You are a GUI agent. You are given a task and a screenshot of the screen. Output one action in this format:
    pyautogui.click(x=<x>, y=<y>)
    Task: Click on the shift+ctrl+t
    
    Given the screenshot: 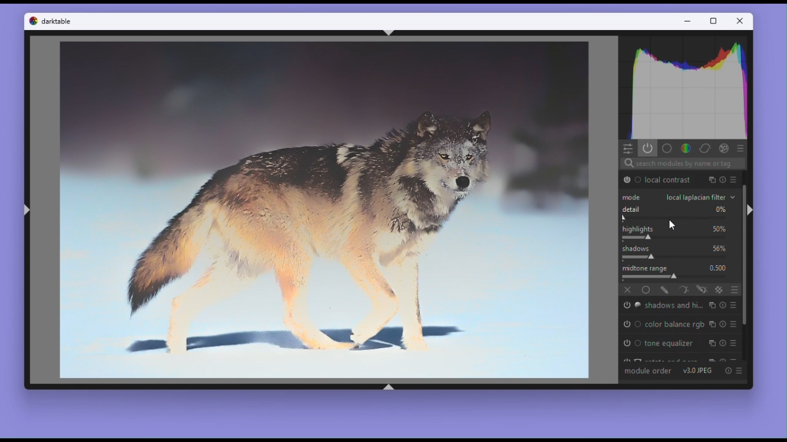 What is the action you would take?
    pyautogui.click(x=390, y=33)
    